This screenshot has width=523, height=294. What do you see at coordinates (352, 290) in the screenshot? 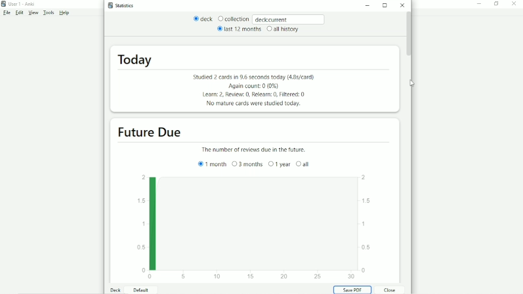
I see `Save PDF` at bounding box center [352, 290].